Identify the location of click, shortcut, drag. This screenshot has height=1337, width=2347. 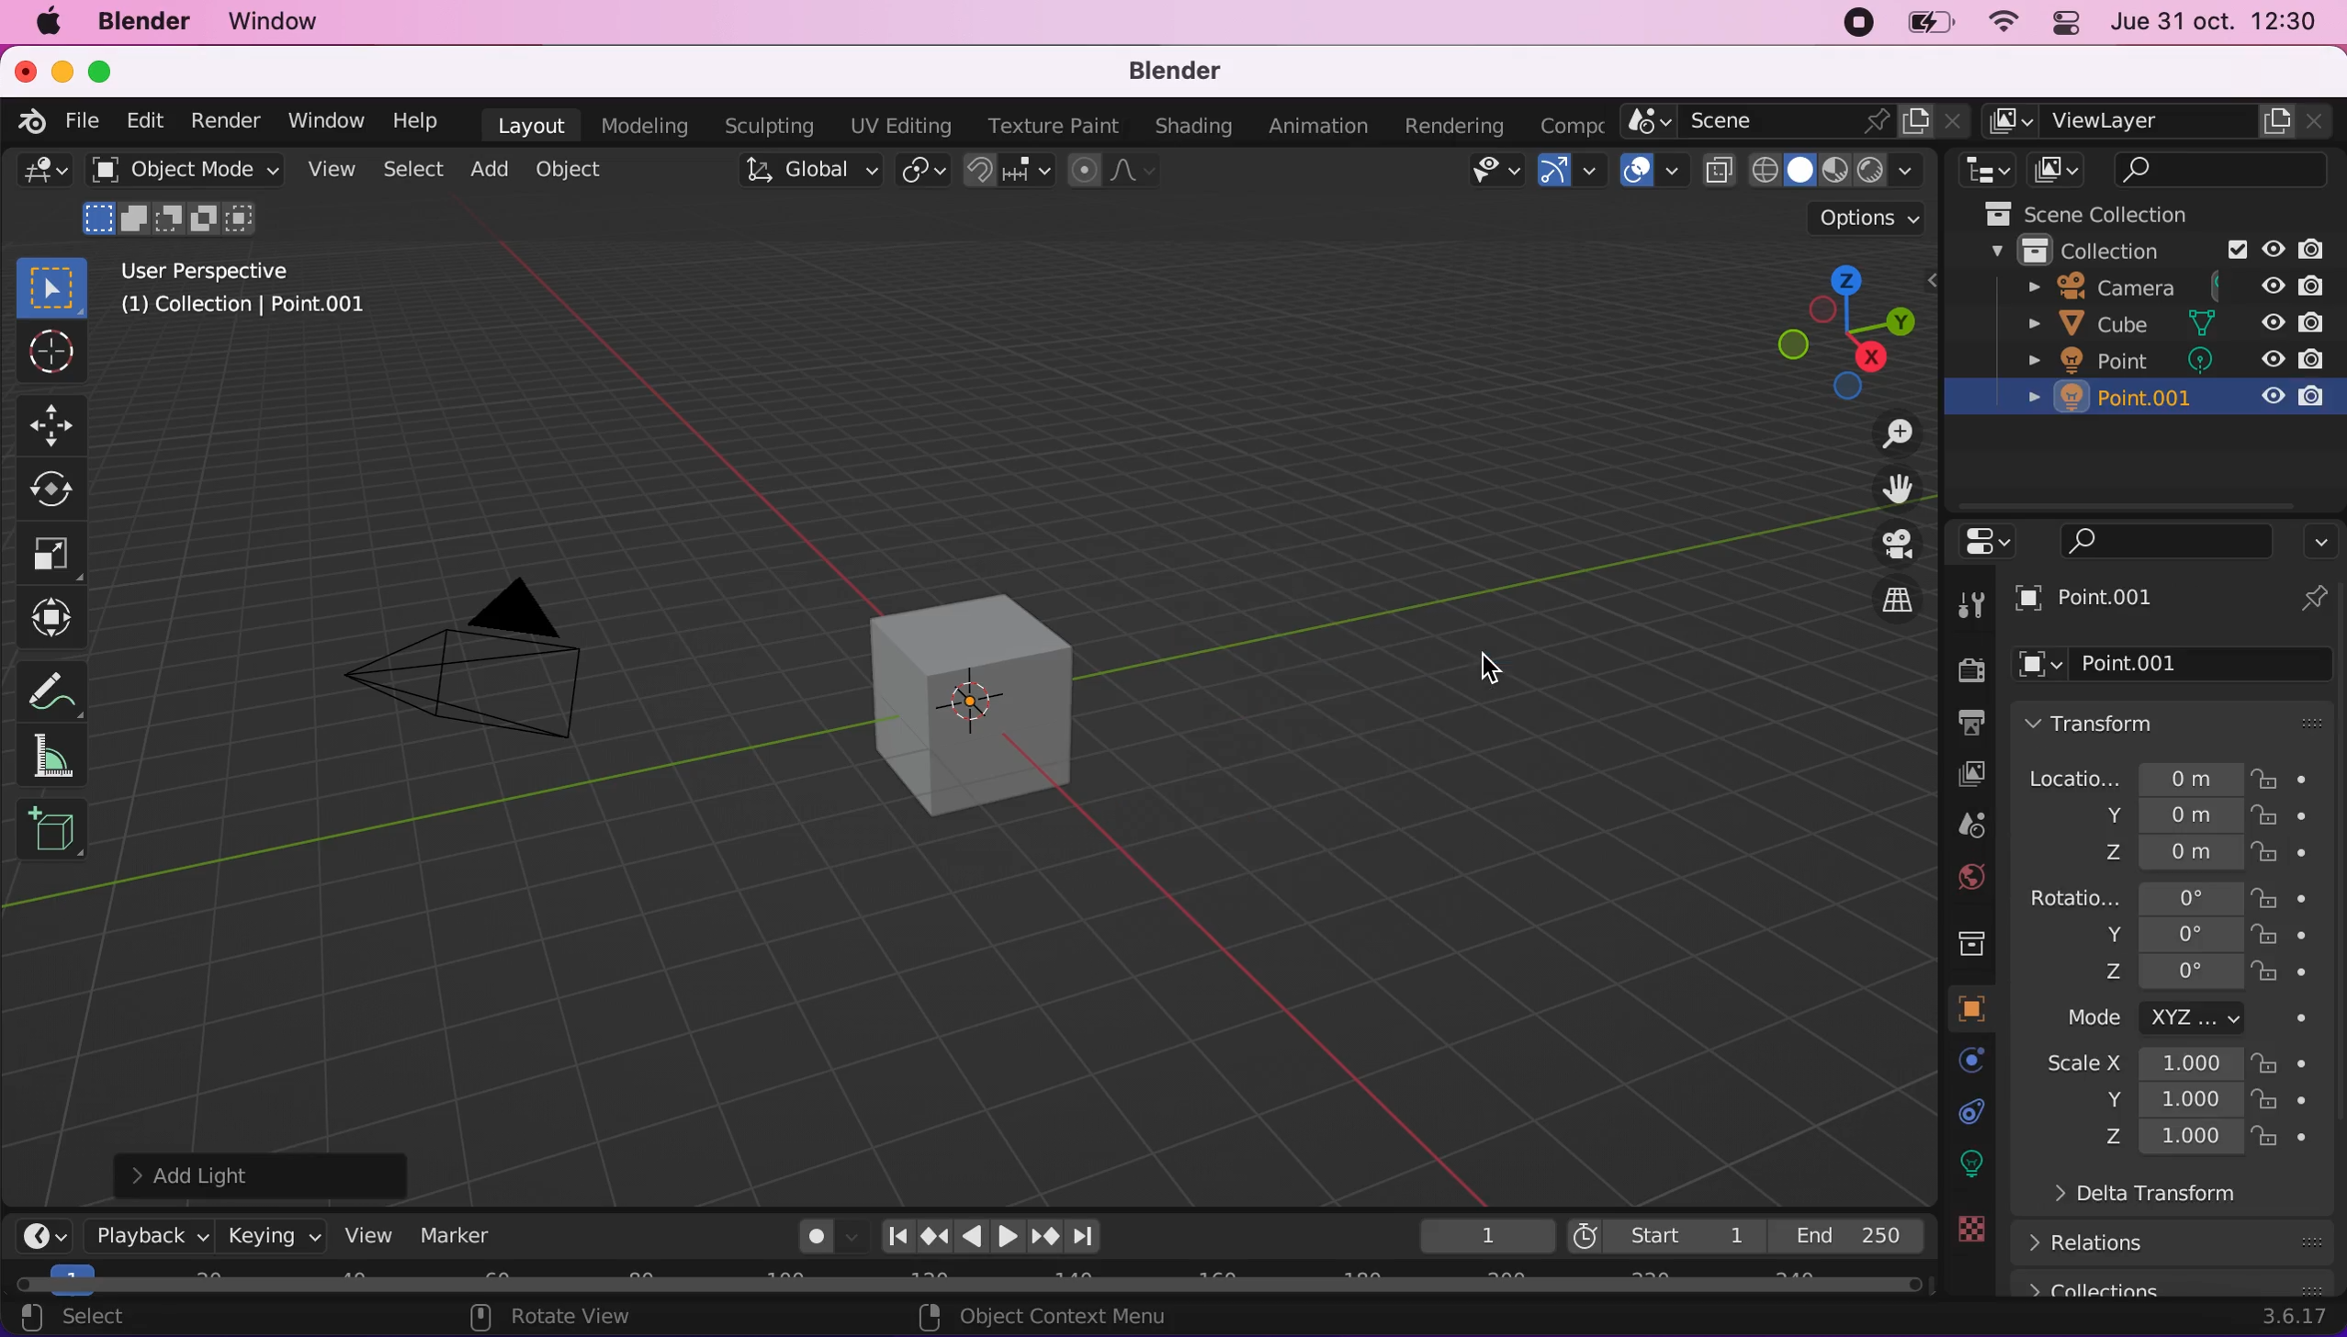
(1845, 331).